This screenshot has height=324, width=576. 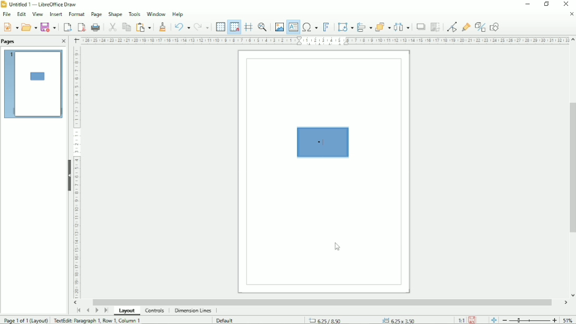 I want to click on Horizontal scrollbar, so click(x=323, y=301).